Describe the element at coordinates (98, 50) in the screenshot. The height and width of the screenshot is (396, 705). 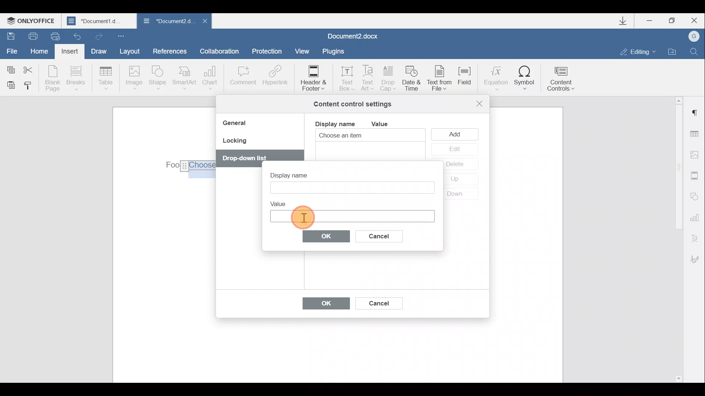
I see `Draw` at that location.